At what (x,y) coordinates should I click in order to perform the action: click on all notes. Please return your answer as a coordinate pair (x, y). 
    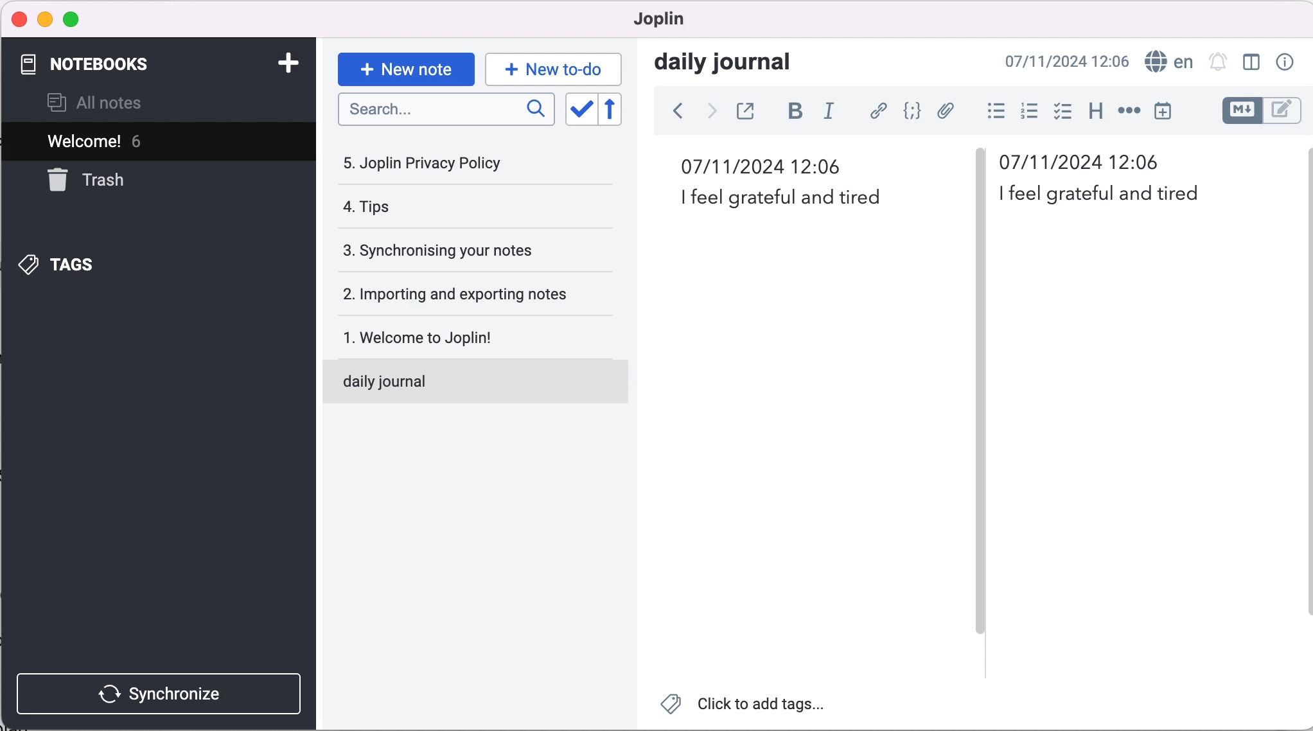
    Looking at the image, I should click on (106, 105).